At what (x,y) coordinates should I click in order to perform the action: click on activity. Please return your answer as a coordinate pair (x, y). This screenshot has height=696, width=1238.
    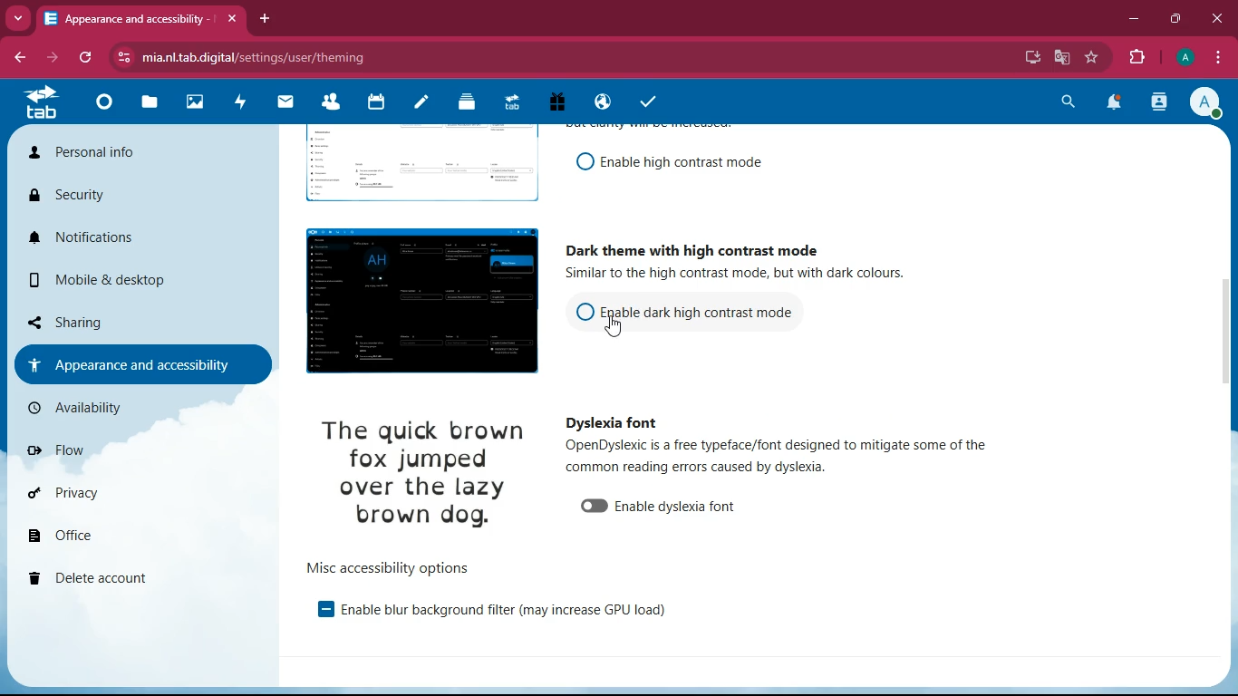
    Looking at the image, I should click on (245, 103).